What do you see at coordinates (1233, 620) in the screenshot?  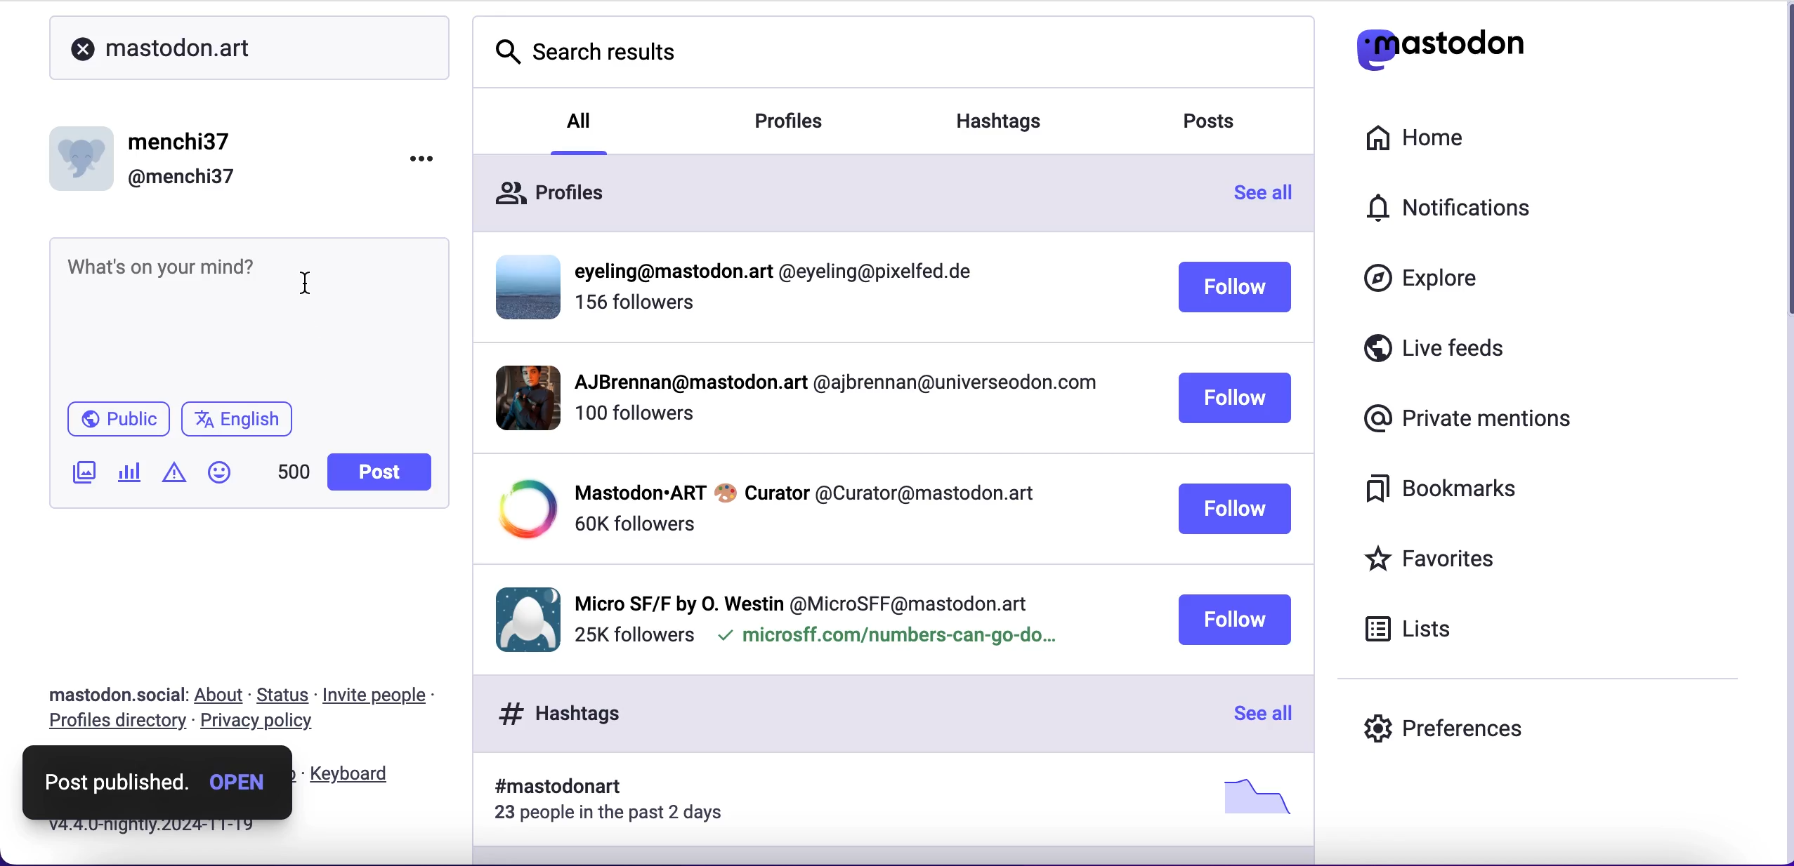 I see `follow` at bounding box center [1233, 620].